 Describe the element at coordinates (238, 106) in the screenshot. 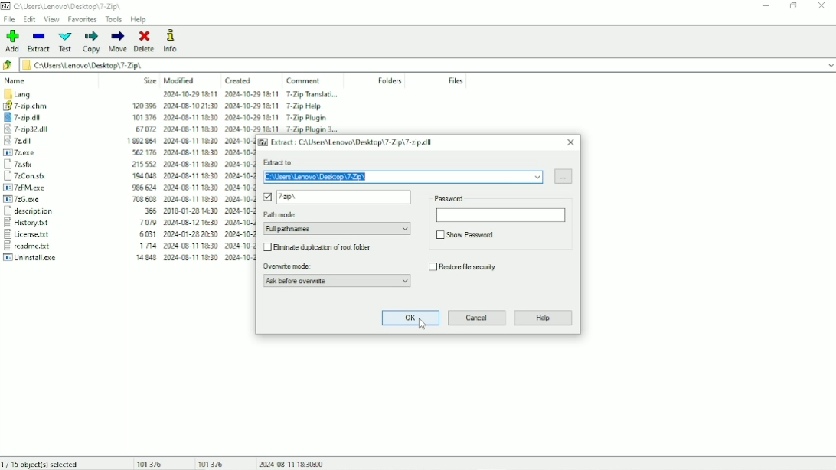

I see `100 ANGCR-102:0 ANN 181 T-hpHep` at that location.